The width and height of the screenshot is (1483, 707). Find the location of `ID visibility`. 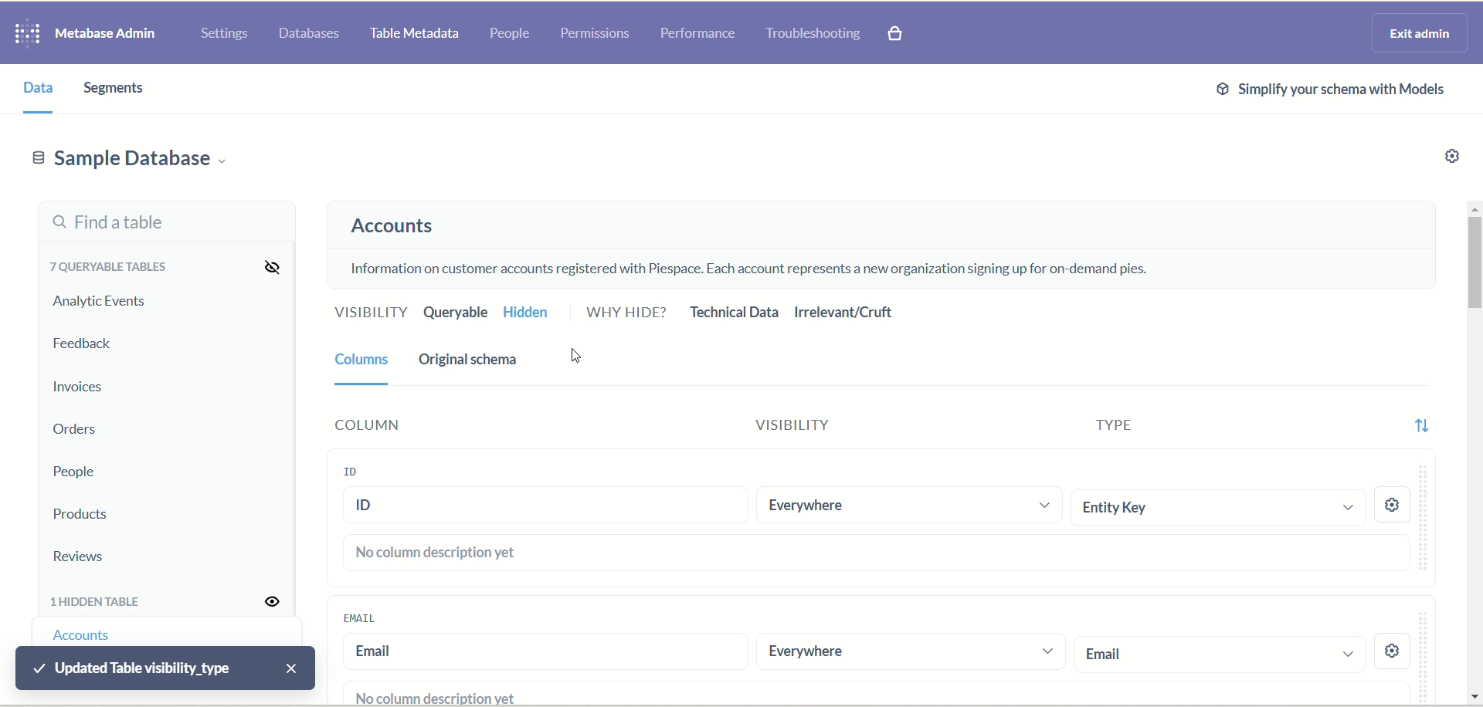

ID visibility is located at coordinates (908, 502).